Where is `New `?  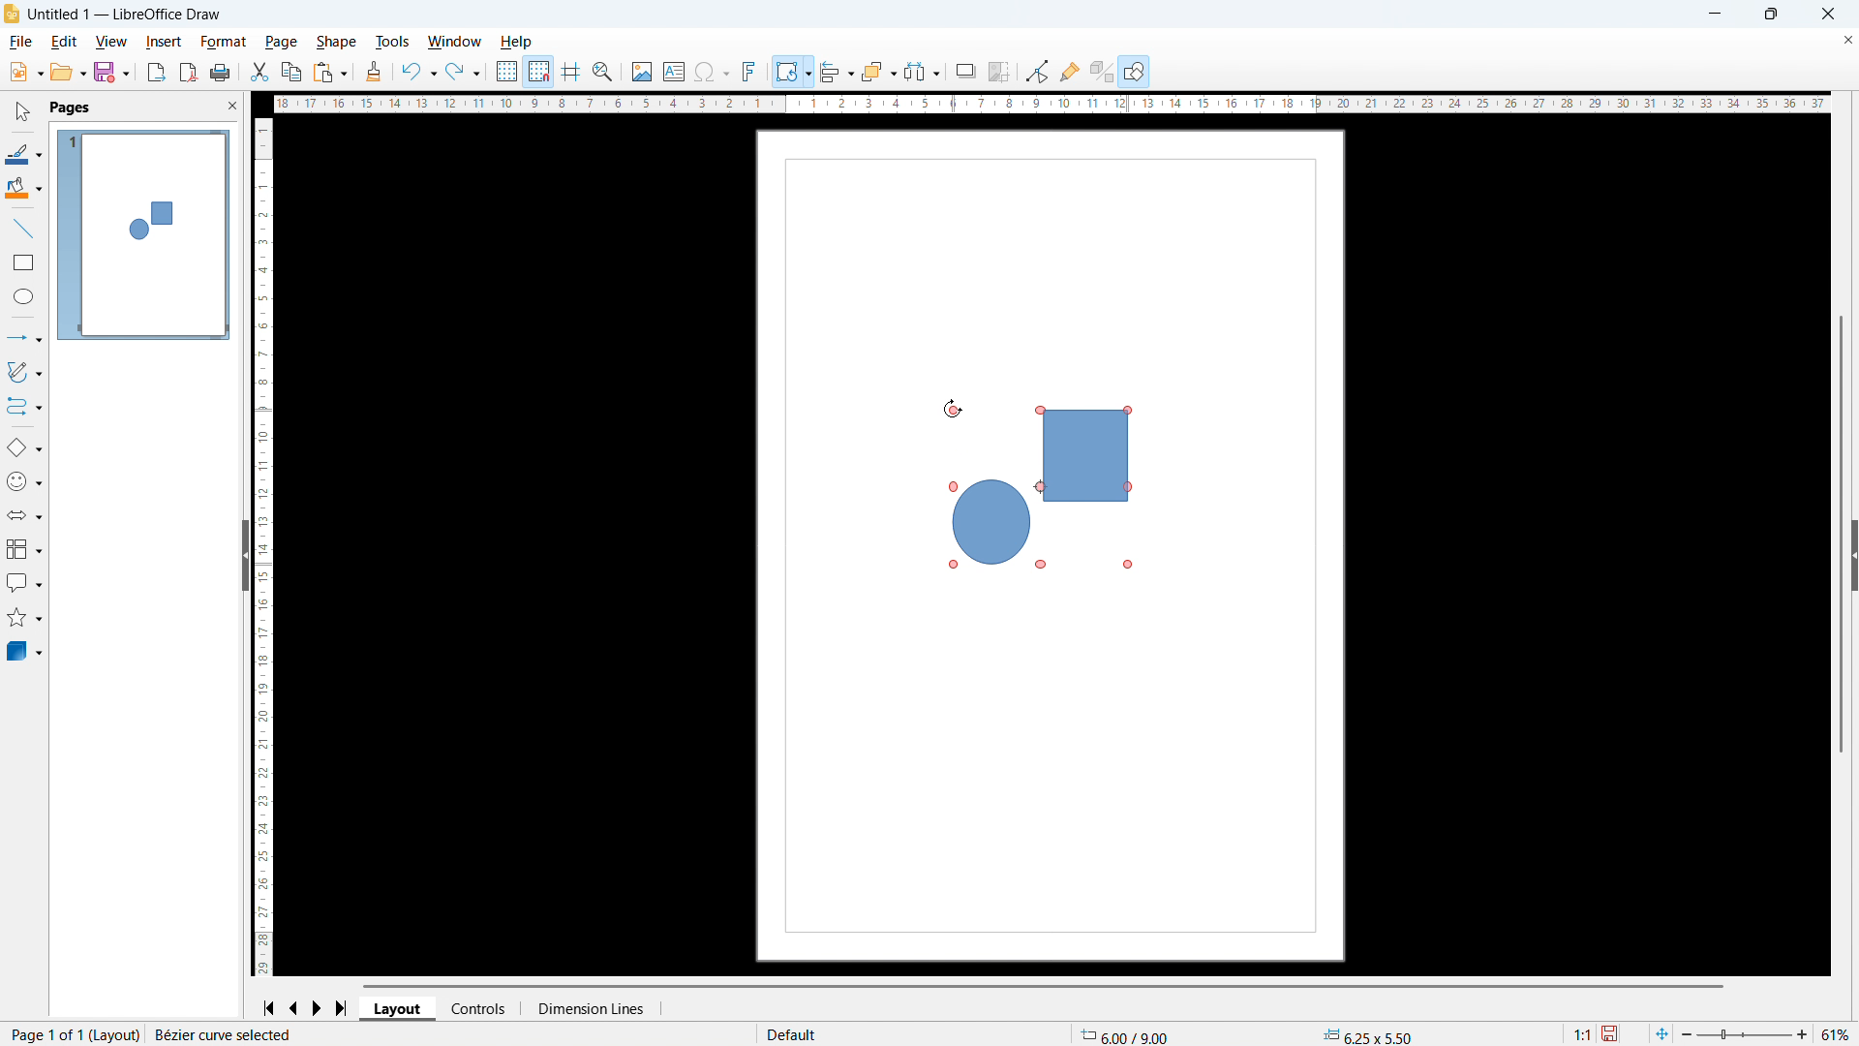 New  is located at coordinates (25, 73).